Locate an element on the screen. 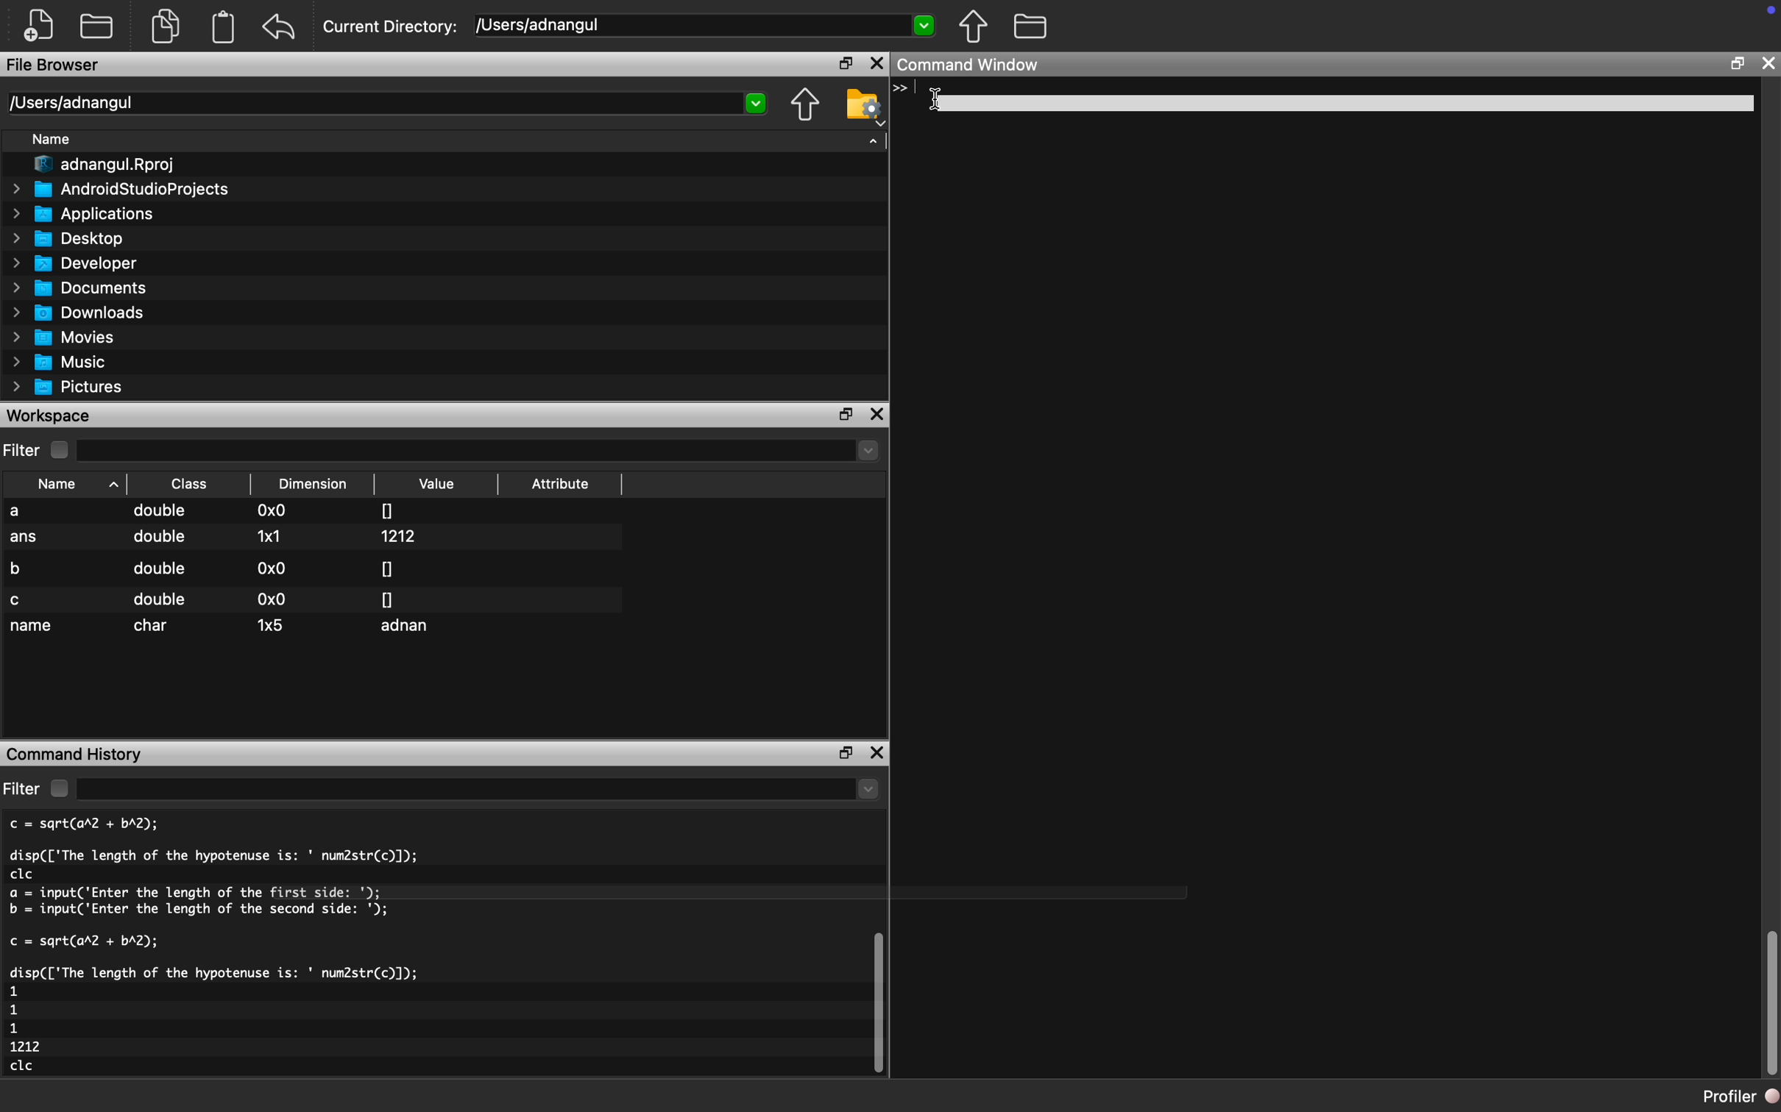 The height and width of the screenshot is (1112, 1781). Documents is located at coordinates (83, 288).